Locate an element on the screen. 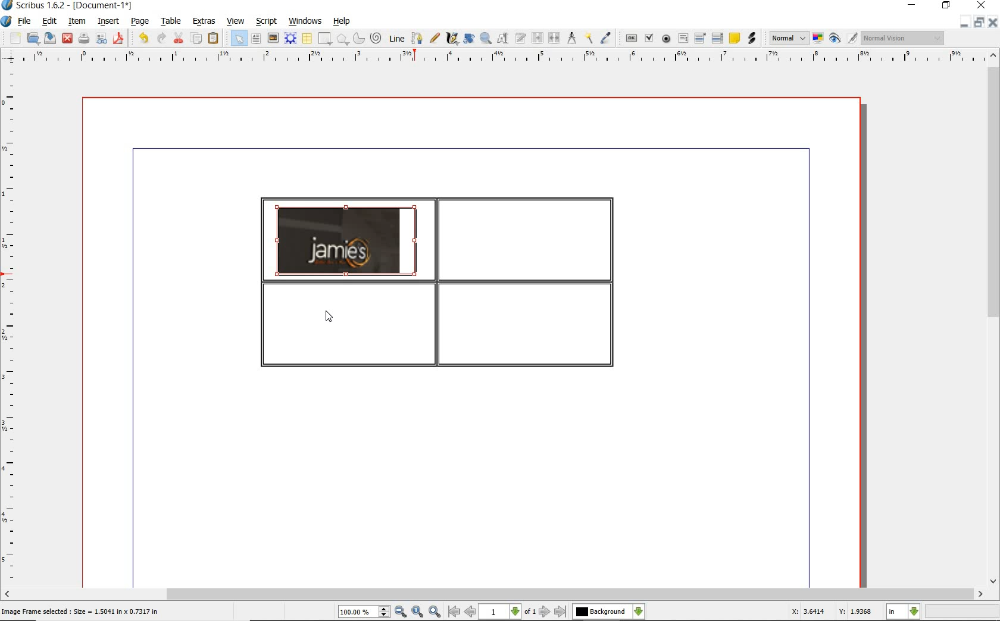 The height and width of the screenshot is (621, 1000). view  is located at coordinates (237, 21).